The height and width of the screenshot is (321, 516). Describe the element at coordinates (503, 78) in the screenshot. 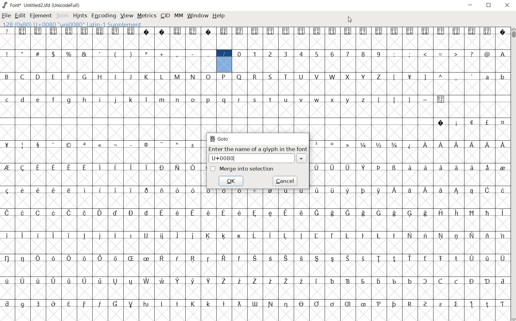

I see `glyph` at that location.